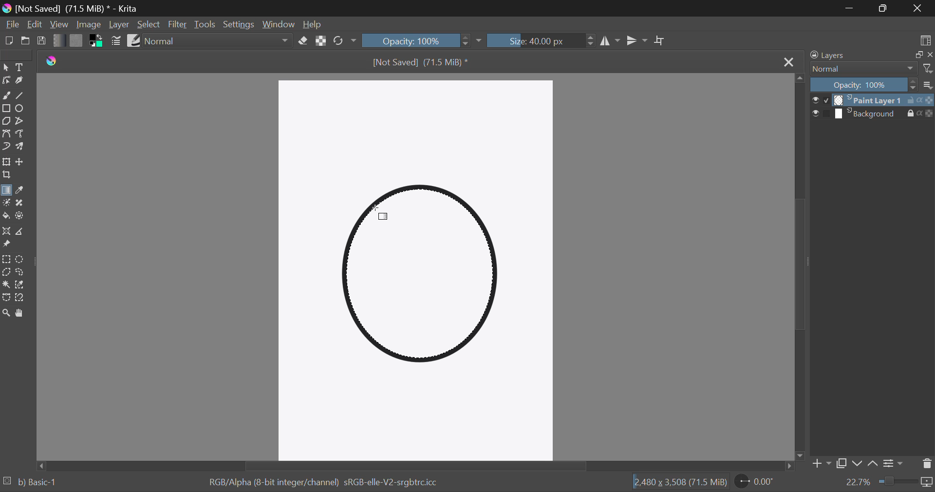 The height and width of the screenshot is (492, 935). I want to click on Open, so click(25, 41).